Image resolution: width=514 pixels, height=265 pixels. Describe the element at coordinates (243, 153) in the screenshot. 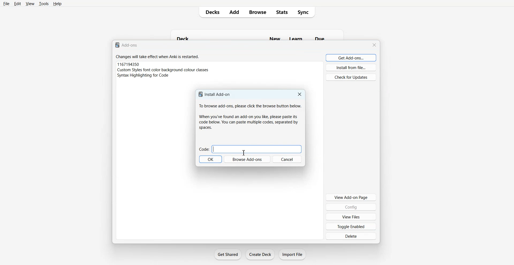

I see `cursor` at that location.